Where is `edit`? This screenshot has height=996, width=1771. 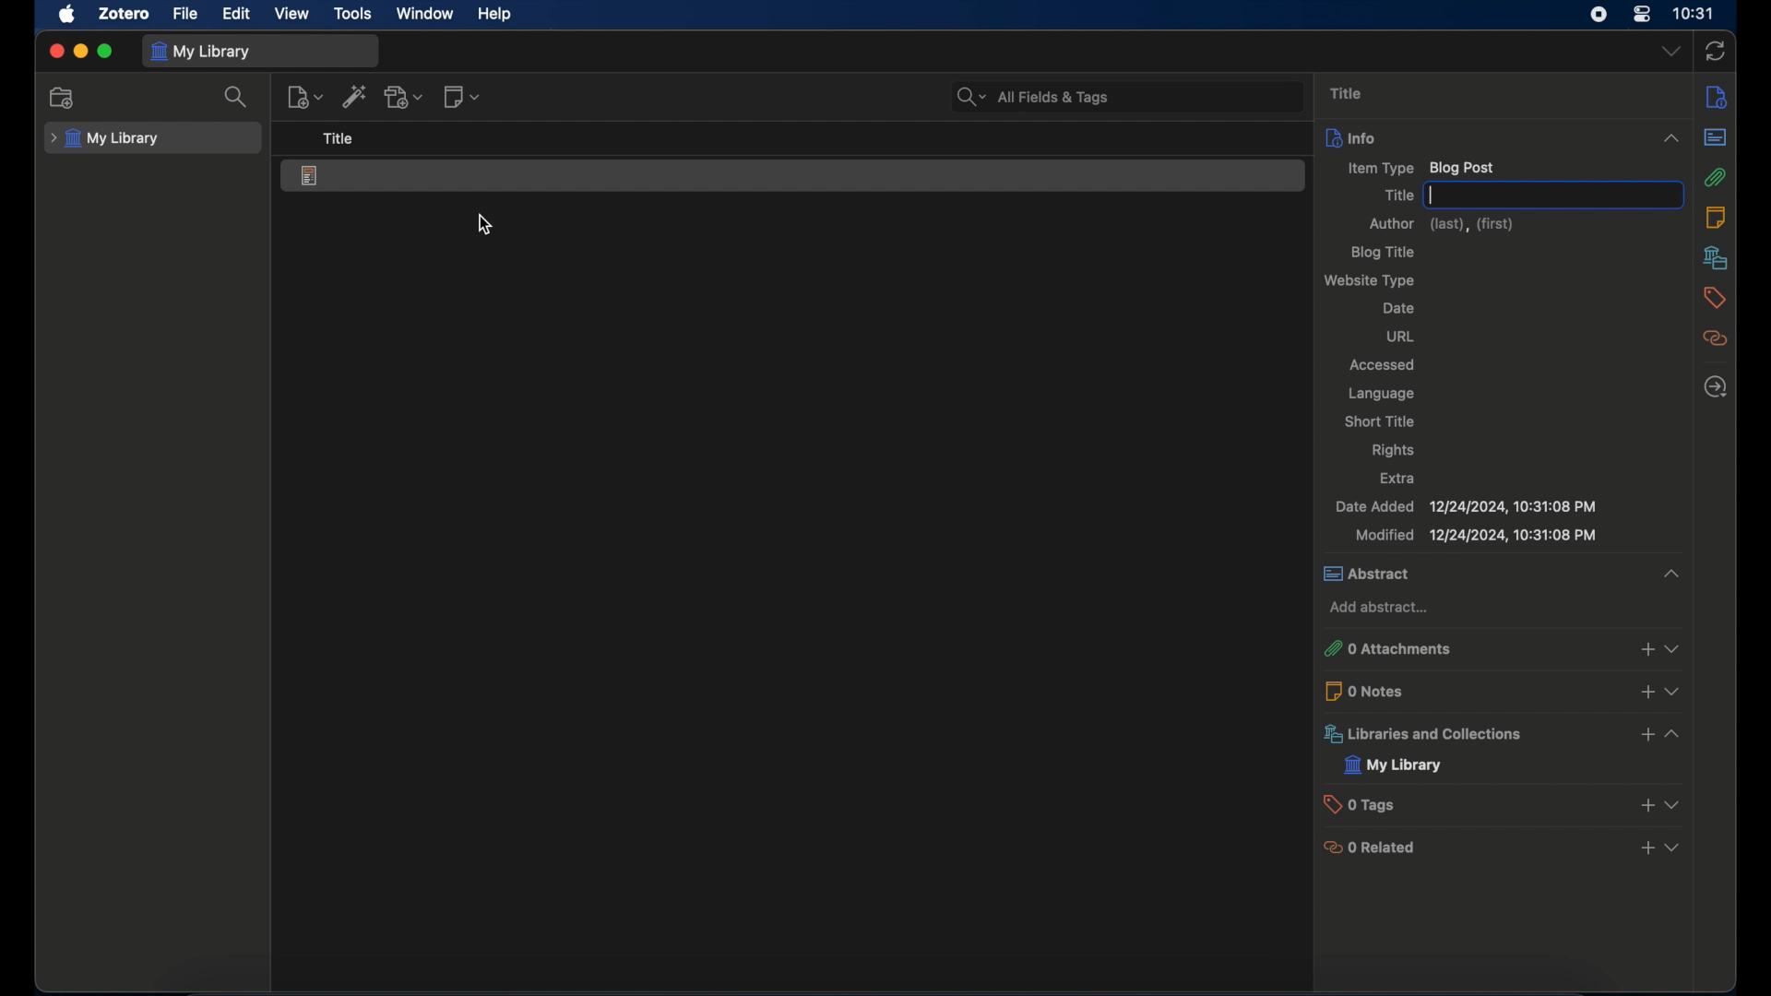
edit is located at coordinates (238, 15).